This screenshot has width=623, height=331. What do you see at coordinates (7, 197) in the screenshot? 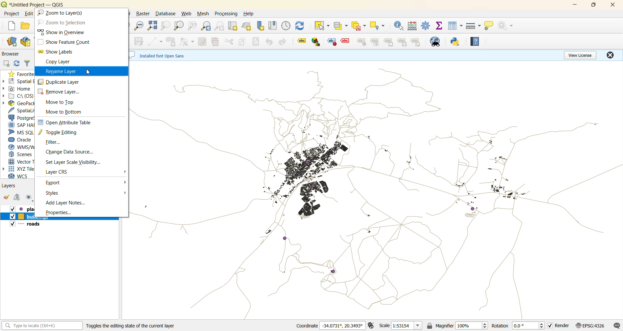
I see `open` at bounding box center [7, 197].